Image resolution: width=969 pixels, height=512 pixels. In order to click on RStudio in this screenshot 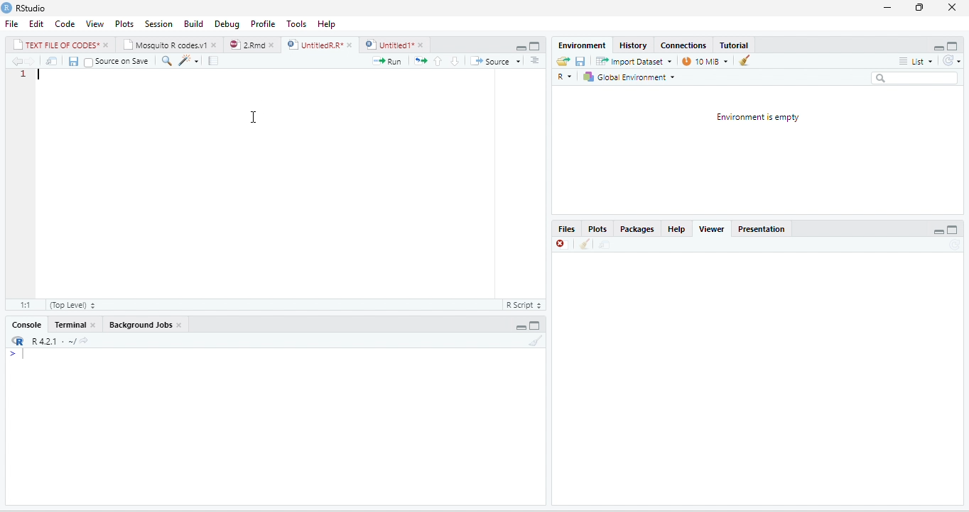, I will do `click(36, 9)`.